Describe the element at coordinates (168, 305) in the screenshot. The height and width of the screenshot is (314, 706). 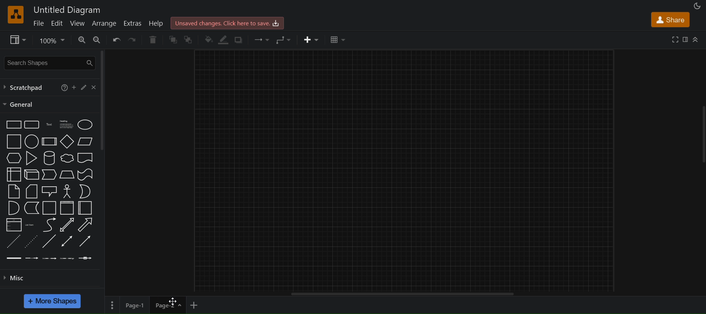
I see `page 2` at that location.